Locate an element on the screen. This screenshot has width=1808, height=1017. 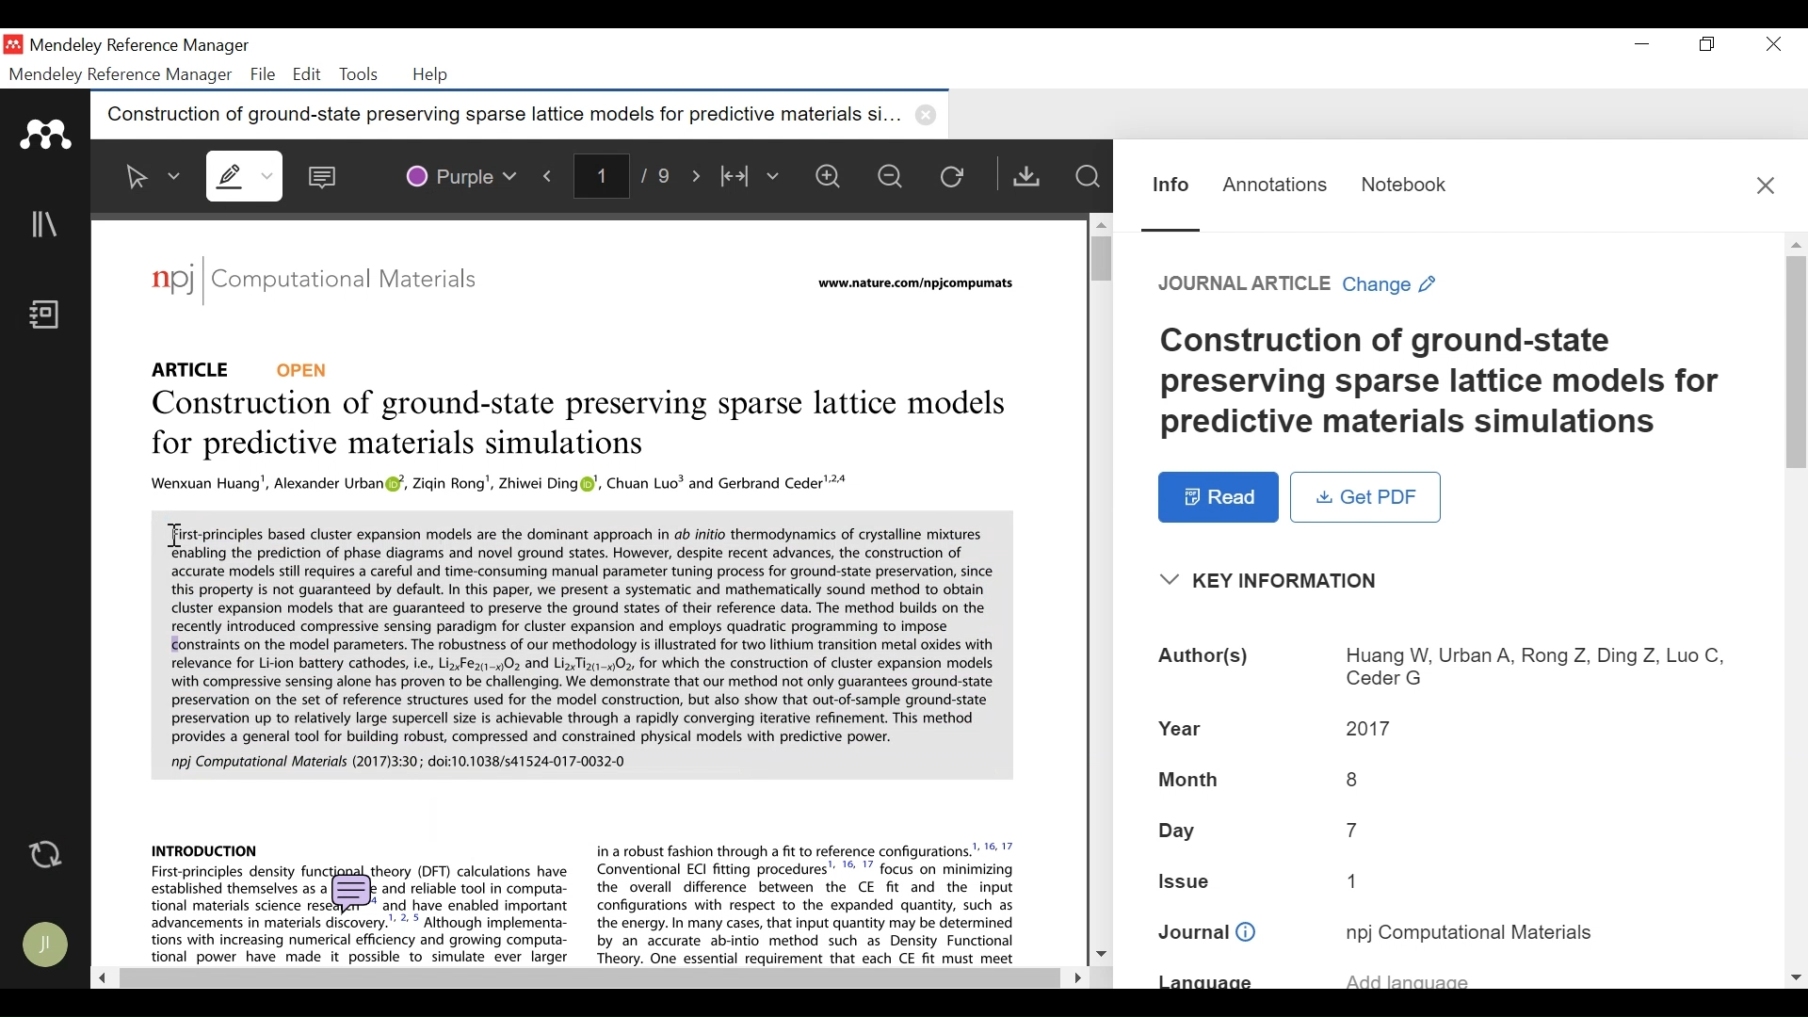
PDF Context is located at coordinates (808, 902).